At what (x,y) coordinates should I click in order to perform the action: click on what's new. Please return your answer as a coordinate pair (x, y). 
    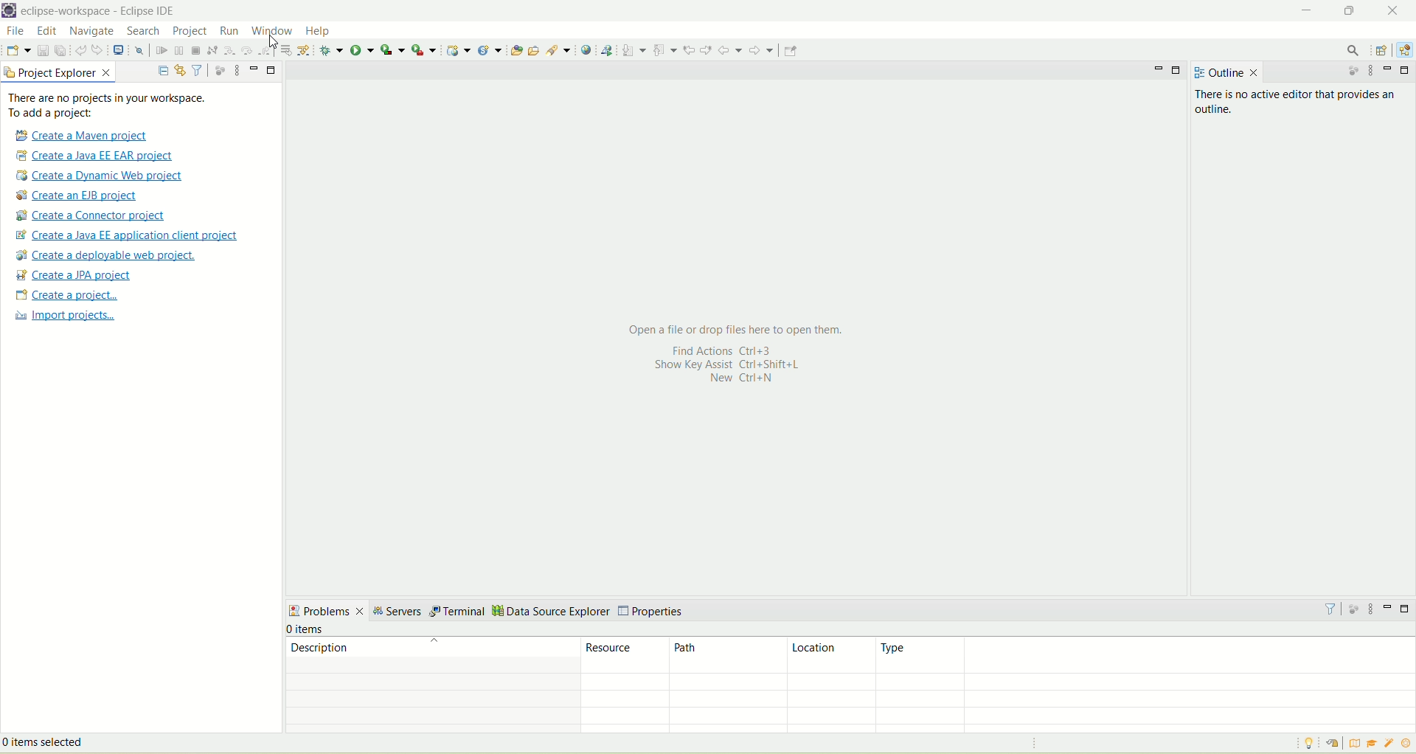
    Looking at the image, I should click on (1407, 744).